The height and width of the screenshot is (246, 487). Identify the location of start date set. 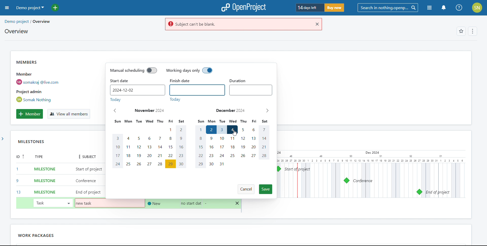
(137, 90).